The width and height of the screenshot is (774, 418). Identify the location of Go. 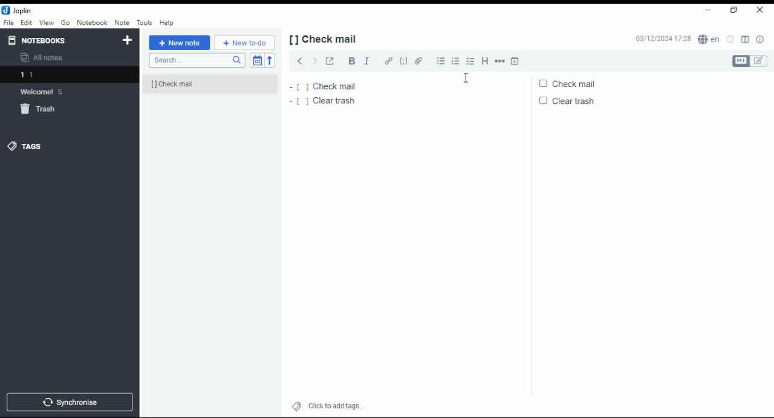
(65, 22).